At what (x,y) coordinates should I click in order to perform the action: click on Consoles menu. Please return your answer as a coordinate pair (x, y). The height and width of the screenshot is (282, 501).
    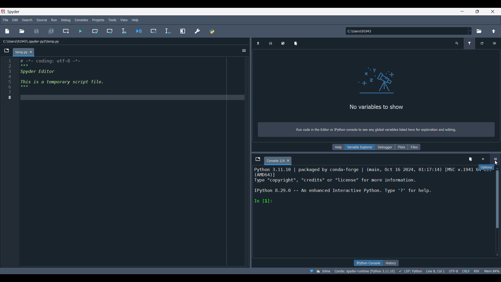
    Looking at the image, I should click on (82, 20).